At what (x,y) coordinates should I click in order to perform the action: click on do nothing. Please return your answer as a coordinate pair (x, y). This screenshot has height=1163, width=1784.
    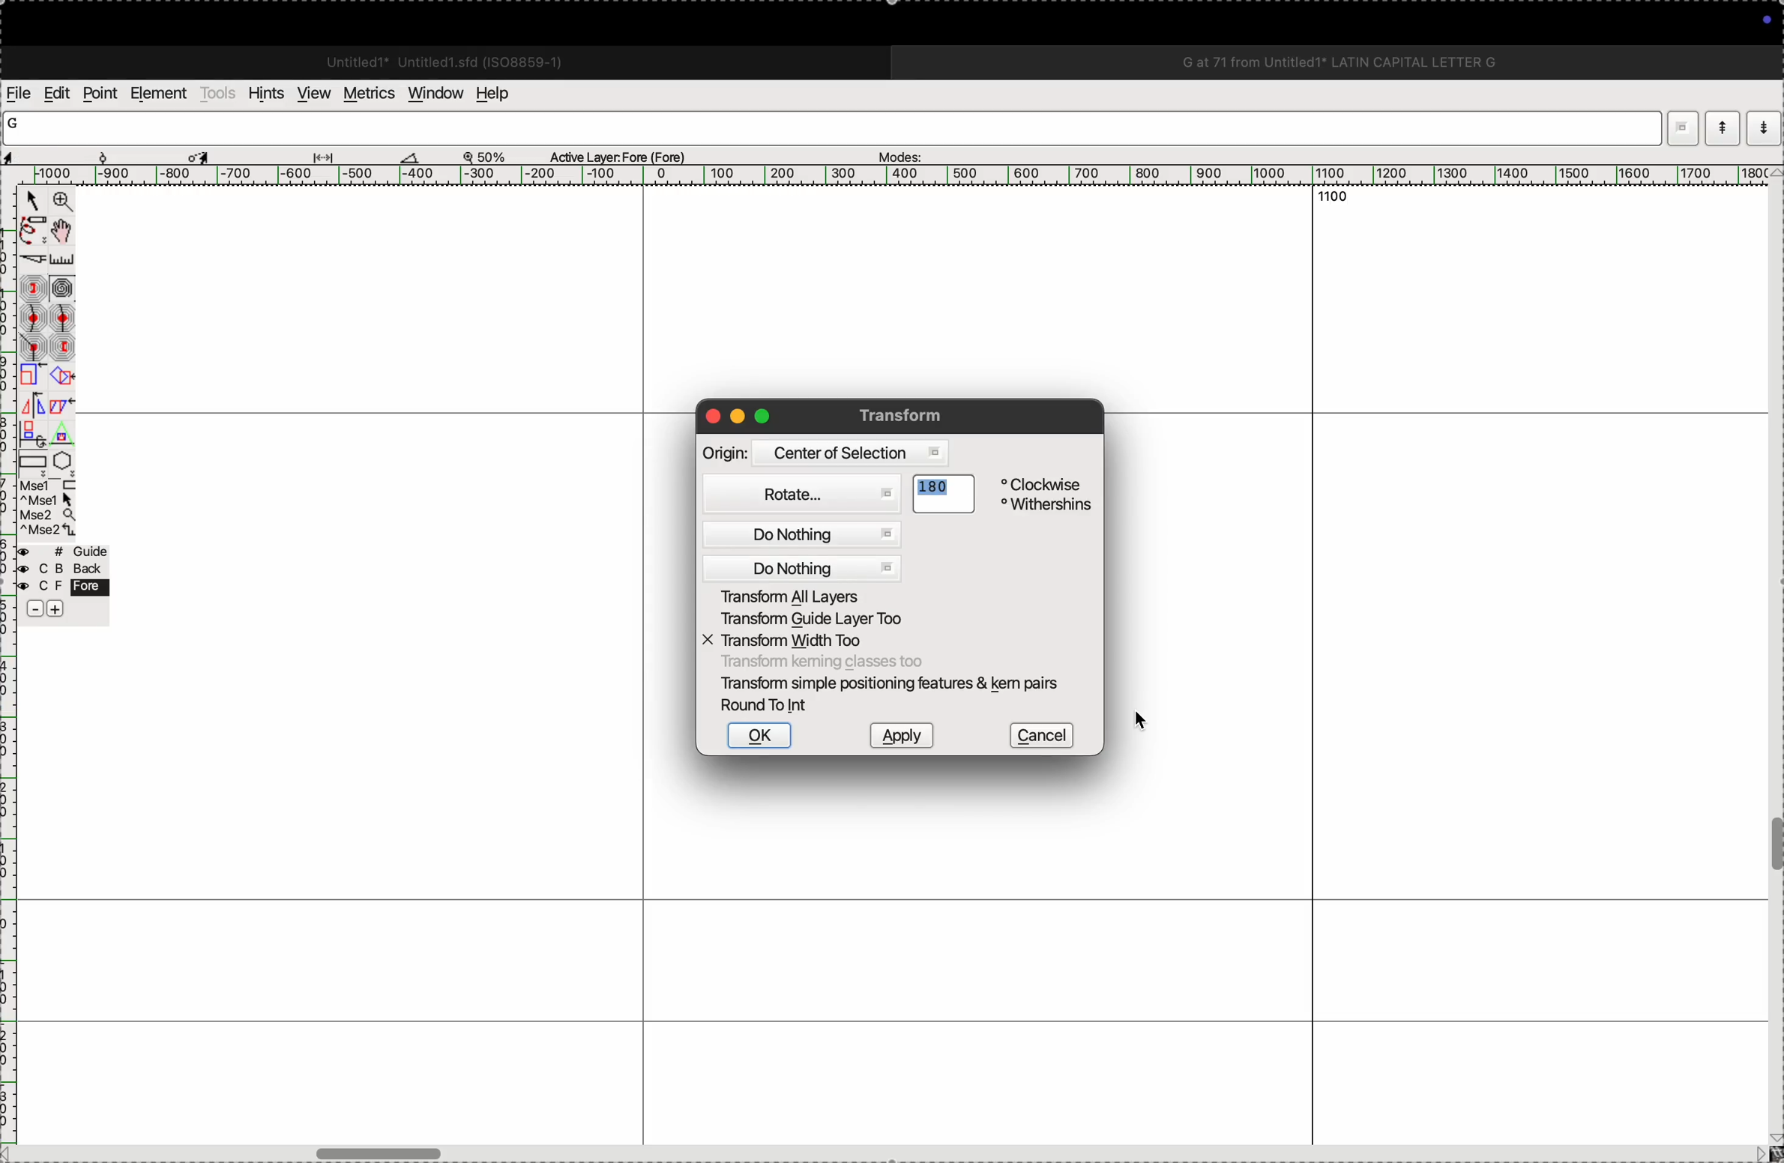
    Looking at the image, I should click on (811, 534).